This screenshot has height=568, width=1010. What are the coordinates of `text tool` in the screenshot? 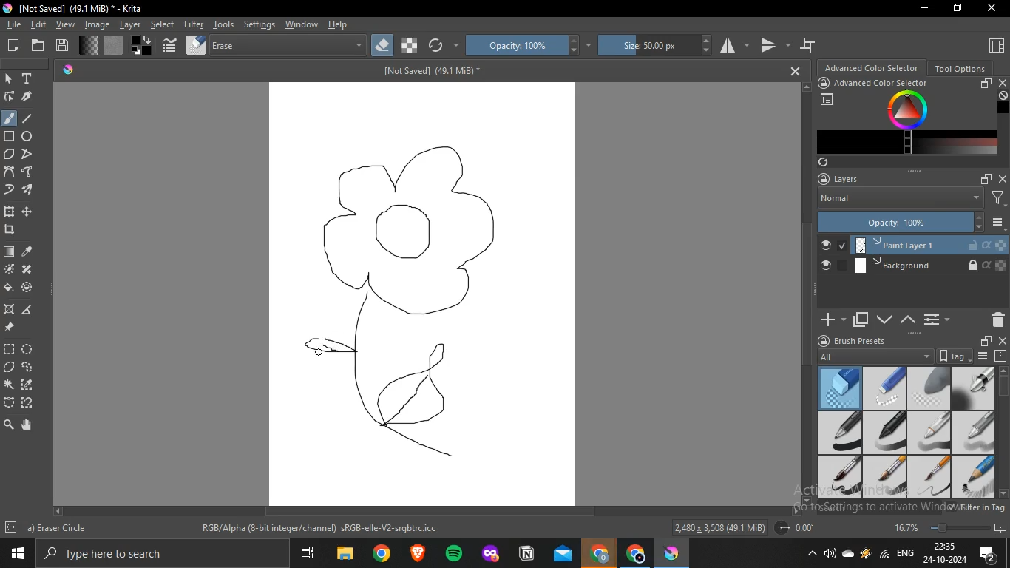 It's located at (28, 78).